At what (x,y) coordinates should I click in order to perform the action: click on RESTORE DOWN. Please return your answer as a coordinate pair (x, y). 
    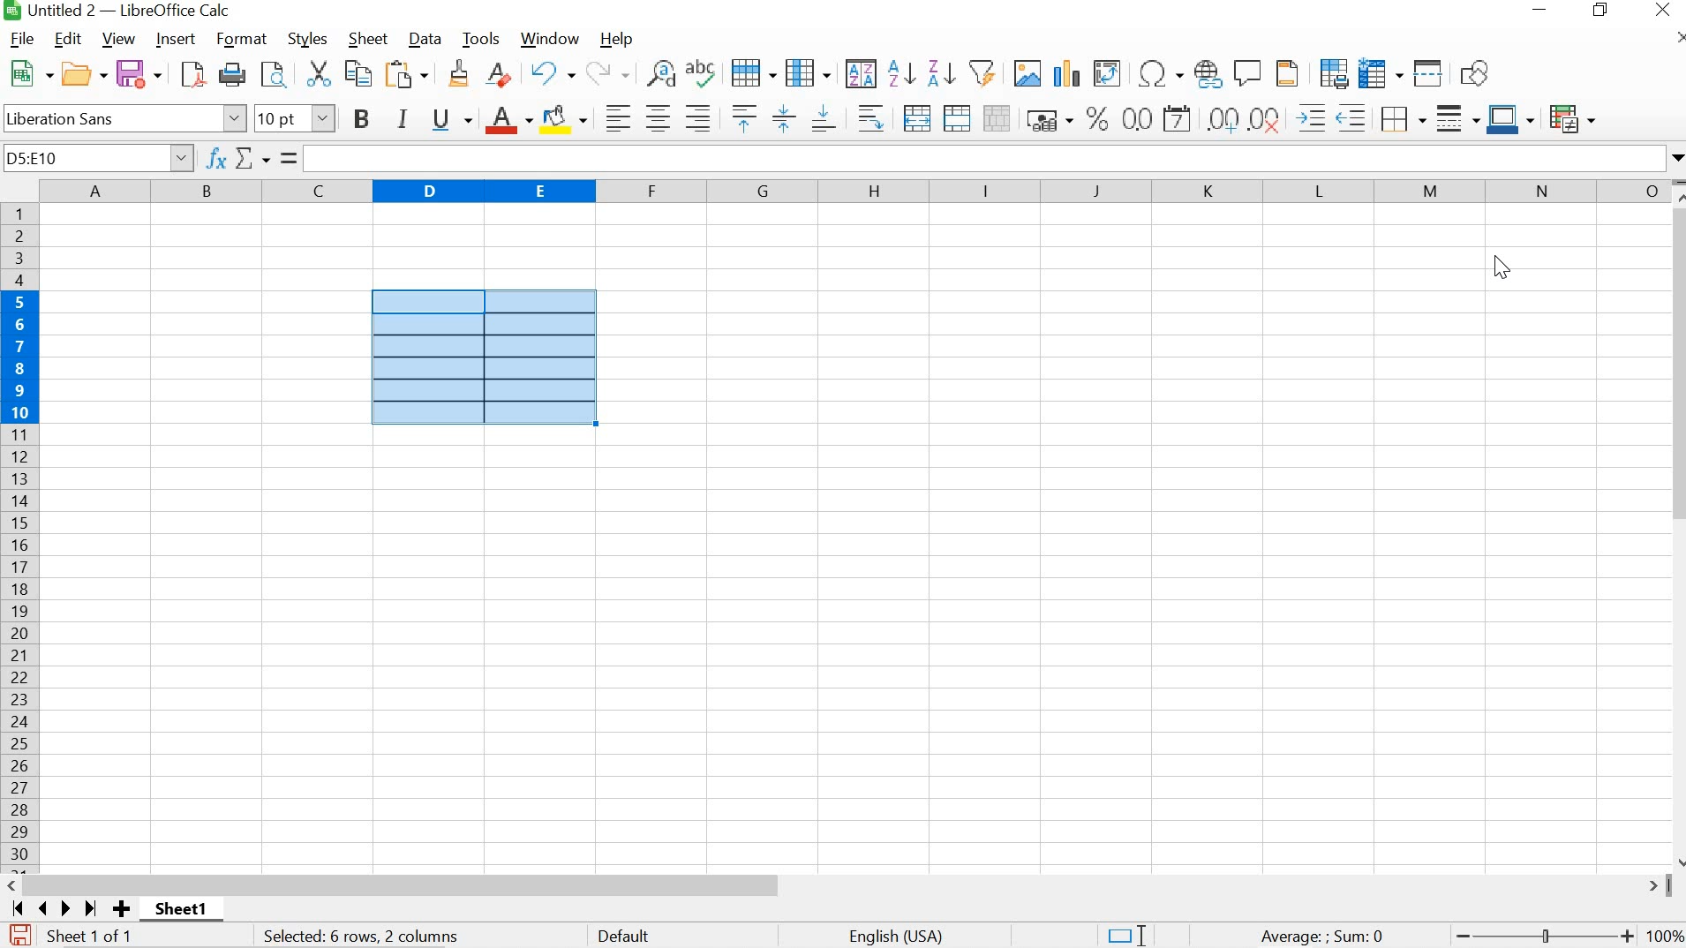
    Looking at the image, I should click on (1599, 11).